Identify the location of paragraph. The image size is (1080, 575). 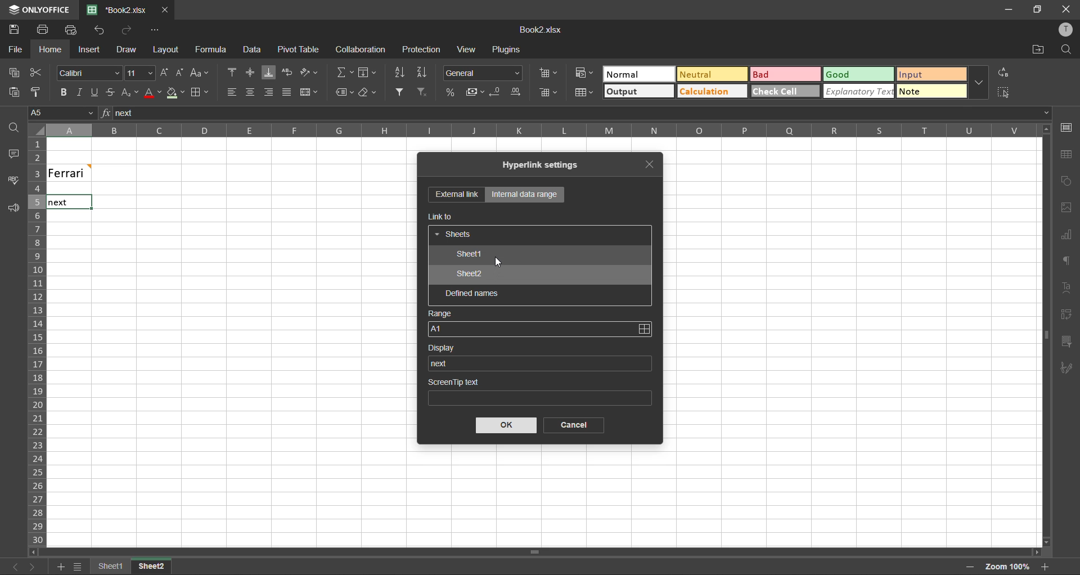
(1067, 262).